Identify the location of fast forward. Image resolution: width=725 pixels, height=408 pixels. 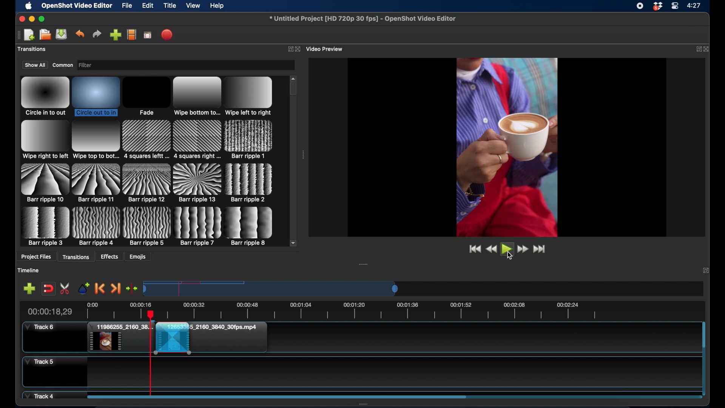
(524, 252).